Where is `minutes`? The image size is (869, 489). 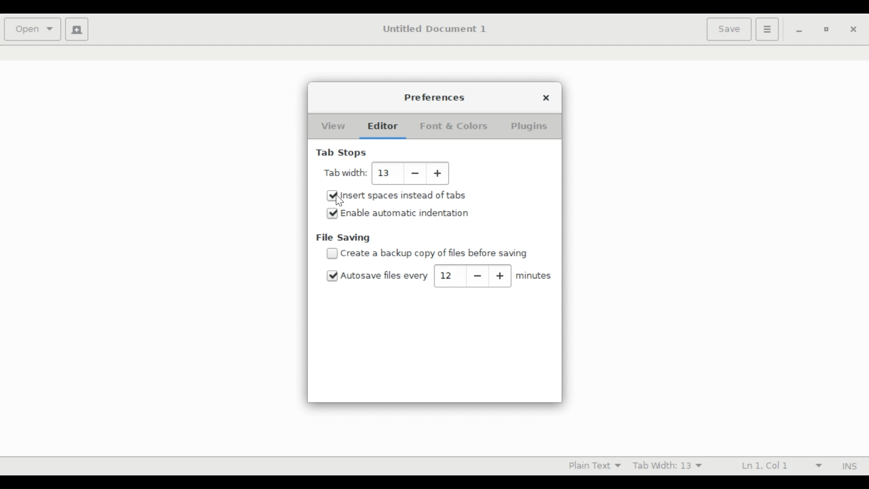
minutes is located at coordinates (534, 276).